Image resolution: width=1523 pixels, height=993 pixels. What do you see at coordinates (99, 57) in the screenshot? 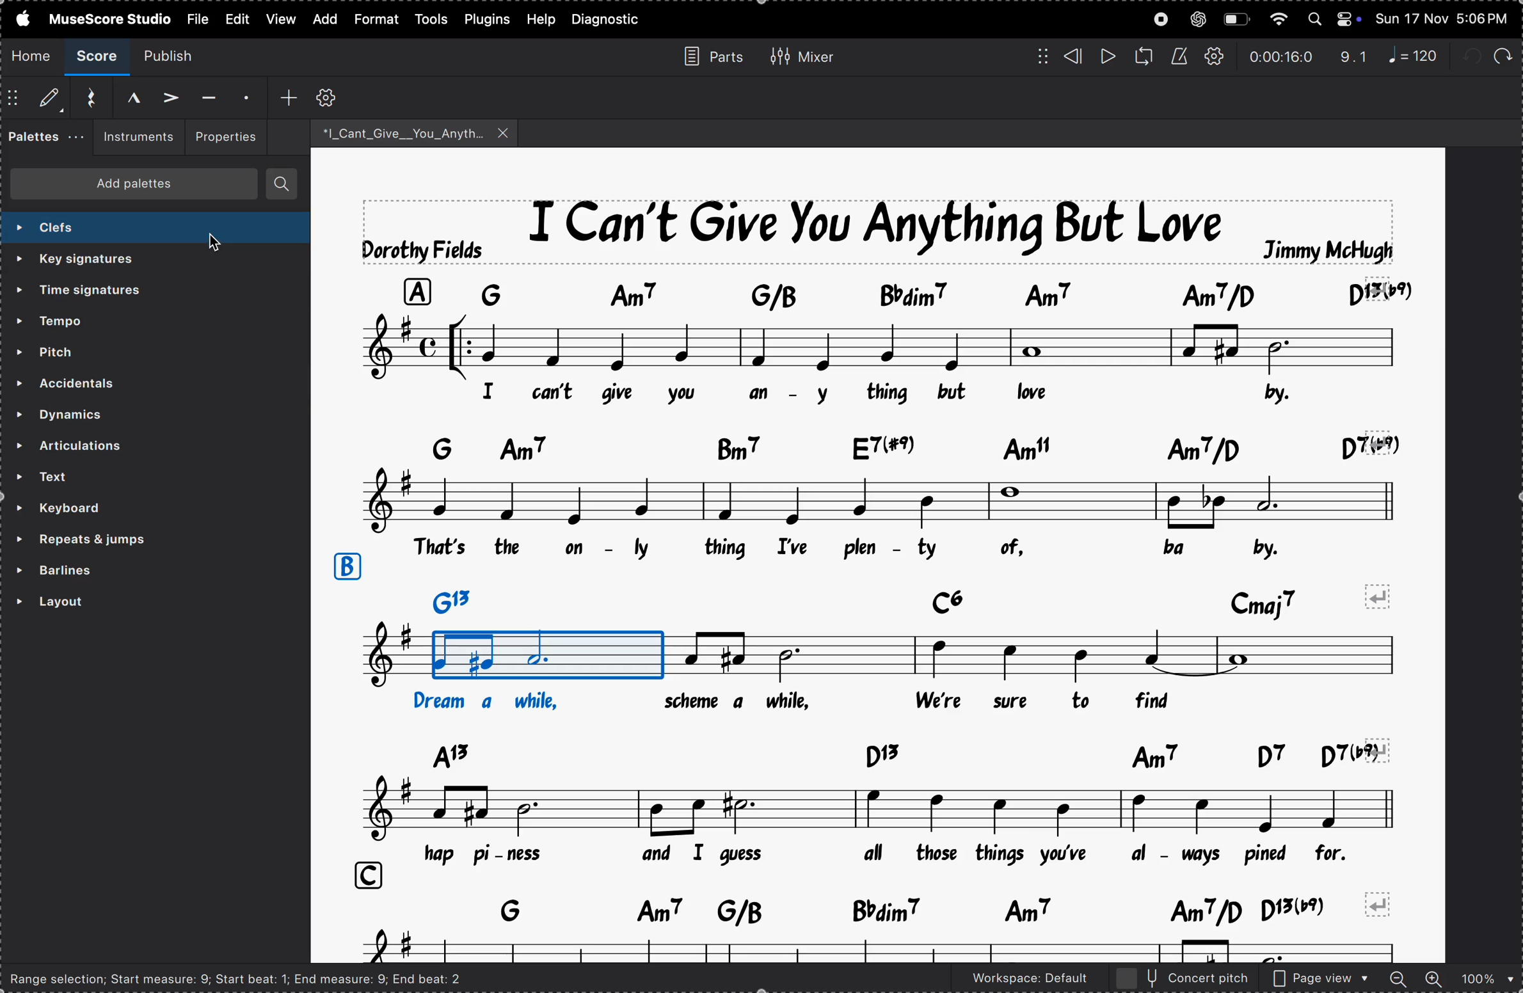
I see `score` at bounding box center [99, 57].